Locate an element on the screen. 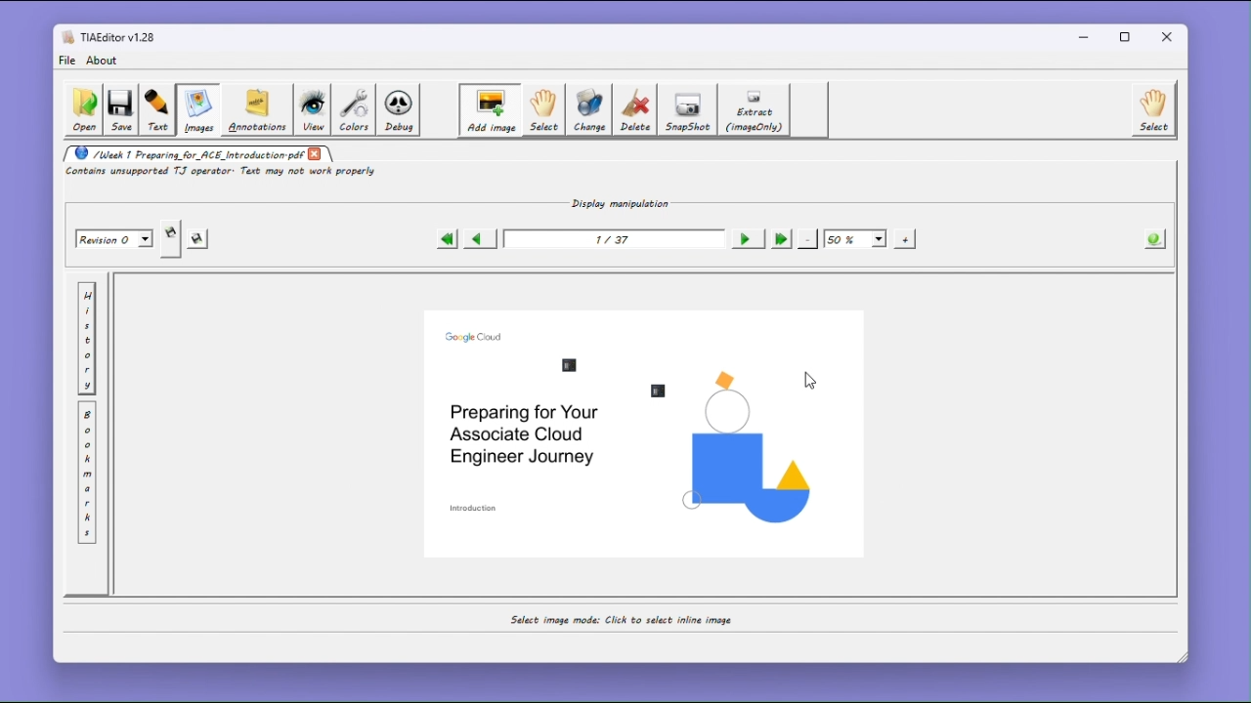  Extract (image only) is located at coordinates (755, 110).